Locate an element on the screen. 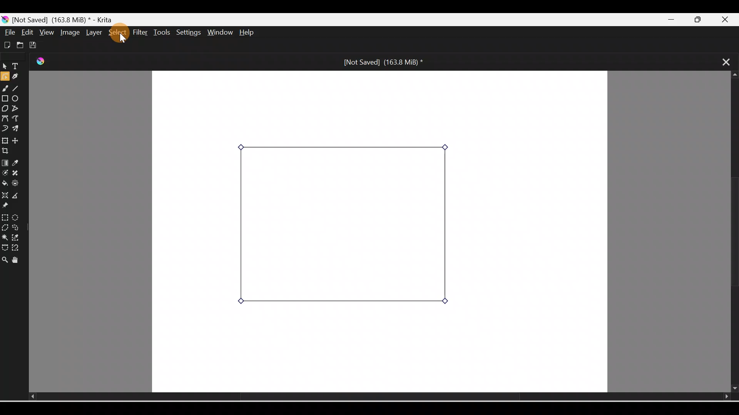  Sample a color from image/current layer is located at coordinates (18, 163).